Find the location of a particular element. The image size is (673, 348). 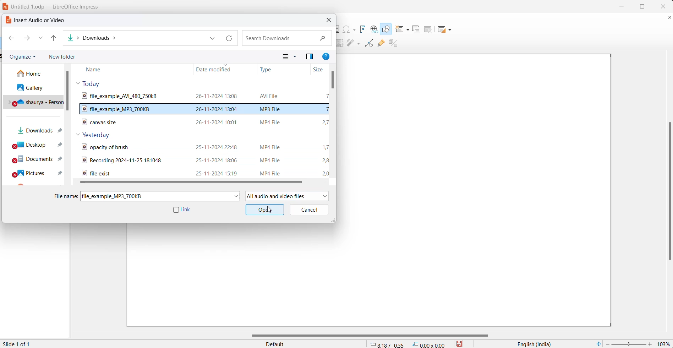

filter options is located at coordinates (359, 44).